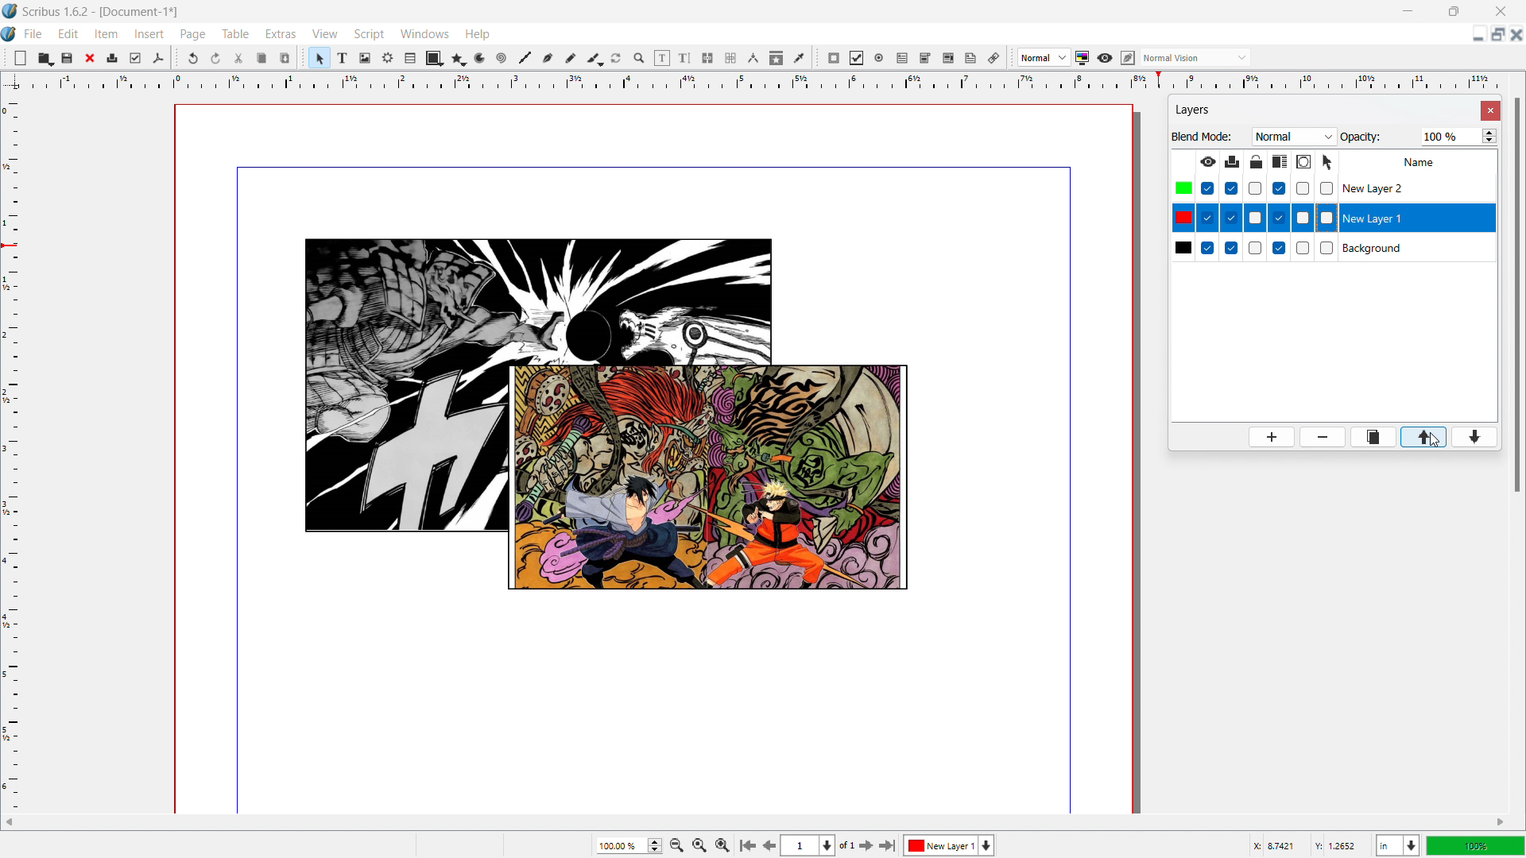 The height and width of the screenshot is (858, 1526). I want to click on background, so click(1416, 246).